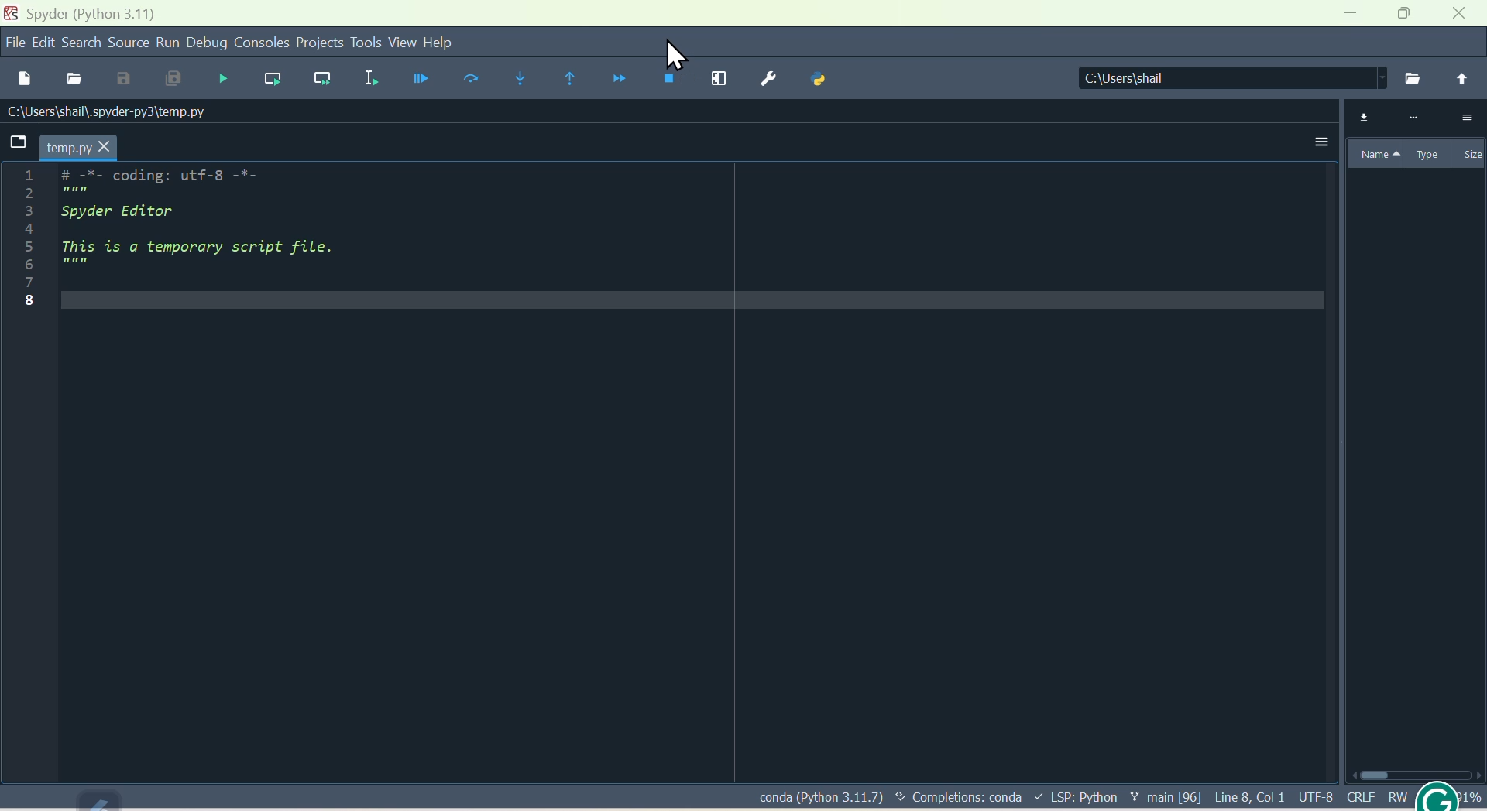 The width and height of the screenshot is (1487, 811). Describe the element at coordinates (1414, 78) in the screenshot. I see `Search from pc` at that location.